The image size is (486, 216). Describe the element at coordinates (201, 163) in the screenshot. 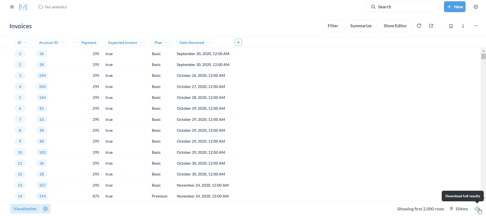

I see `October 30,2020, 12:00 AM` at that location.